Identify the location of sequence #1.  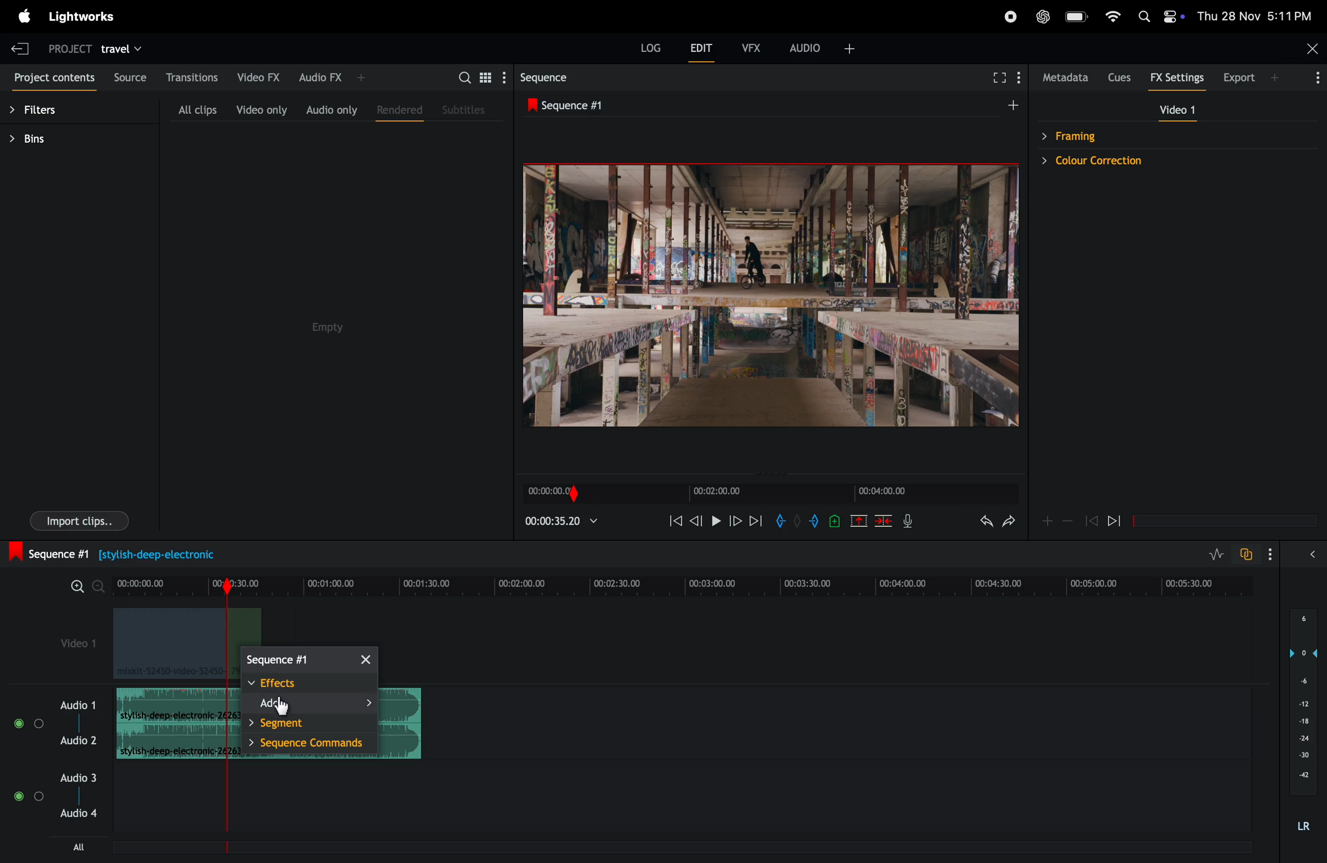
(110, 553).